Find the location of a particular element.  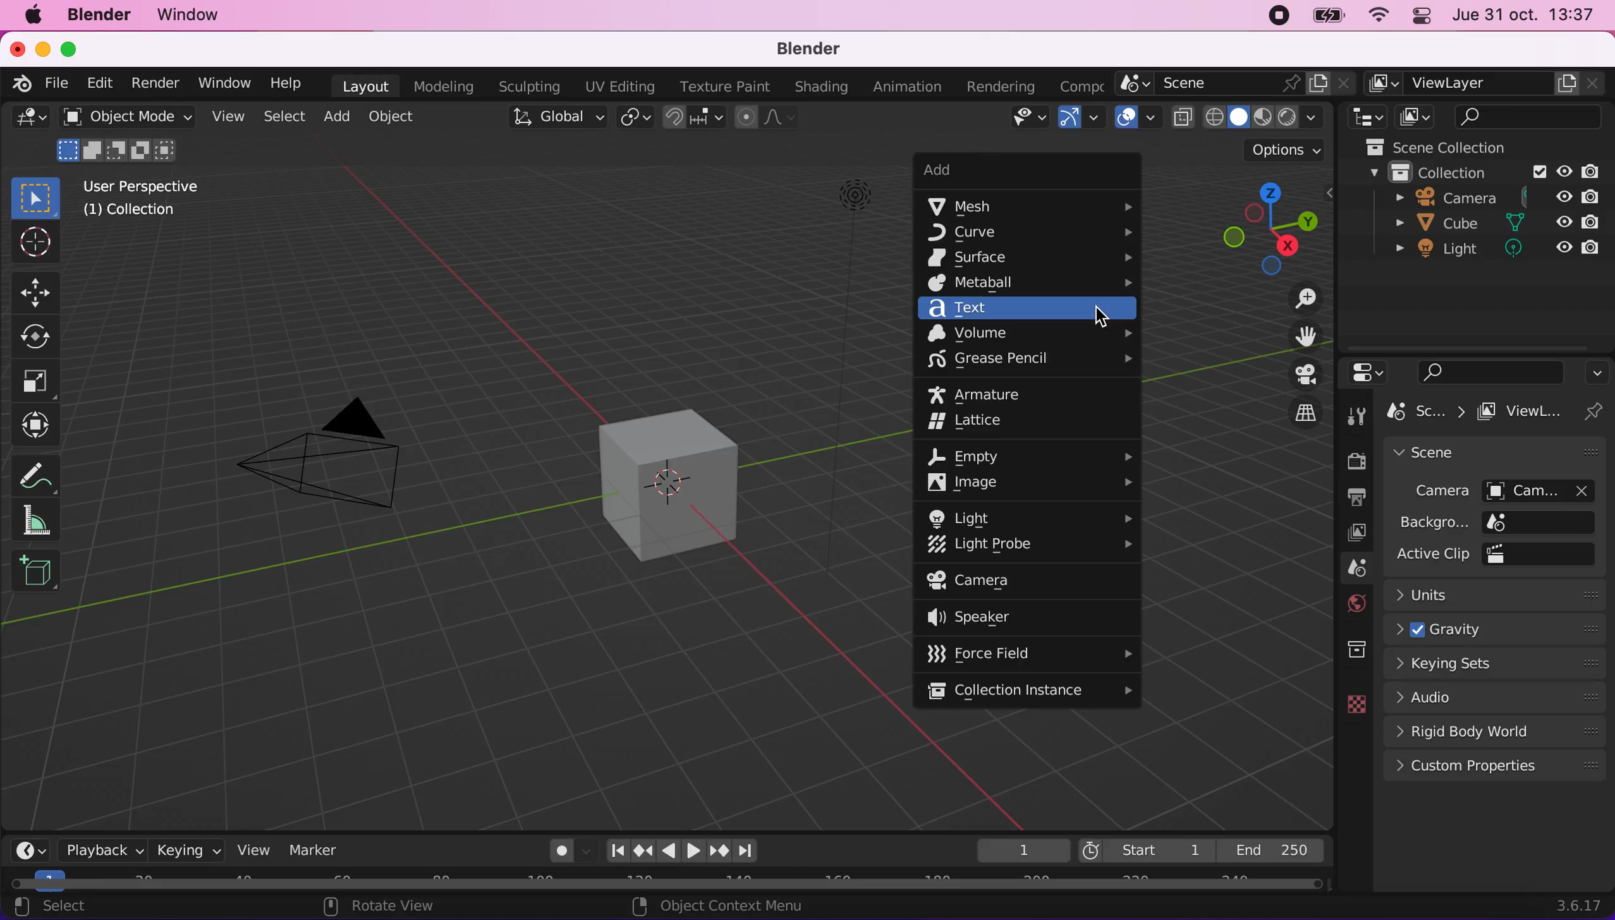

collection instance is located at coordinates (1030, 690).